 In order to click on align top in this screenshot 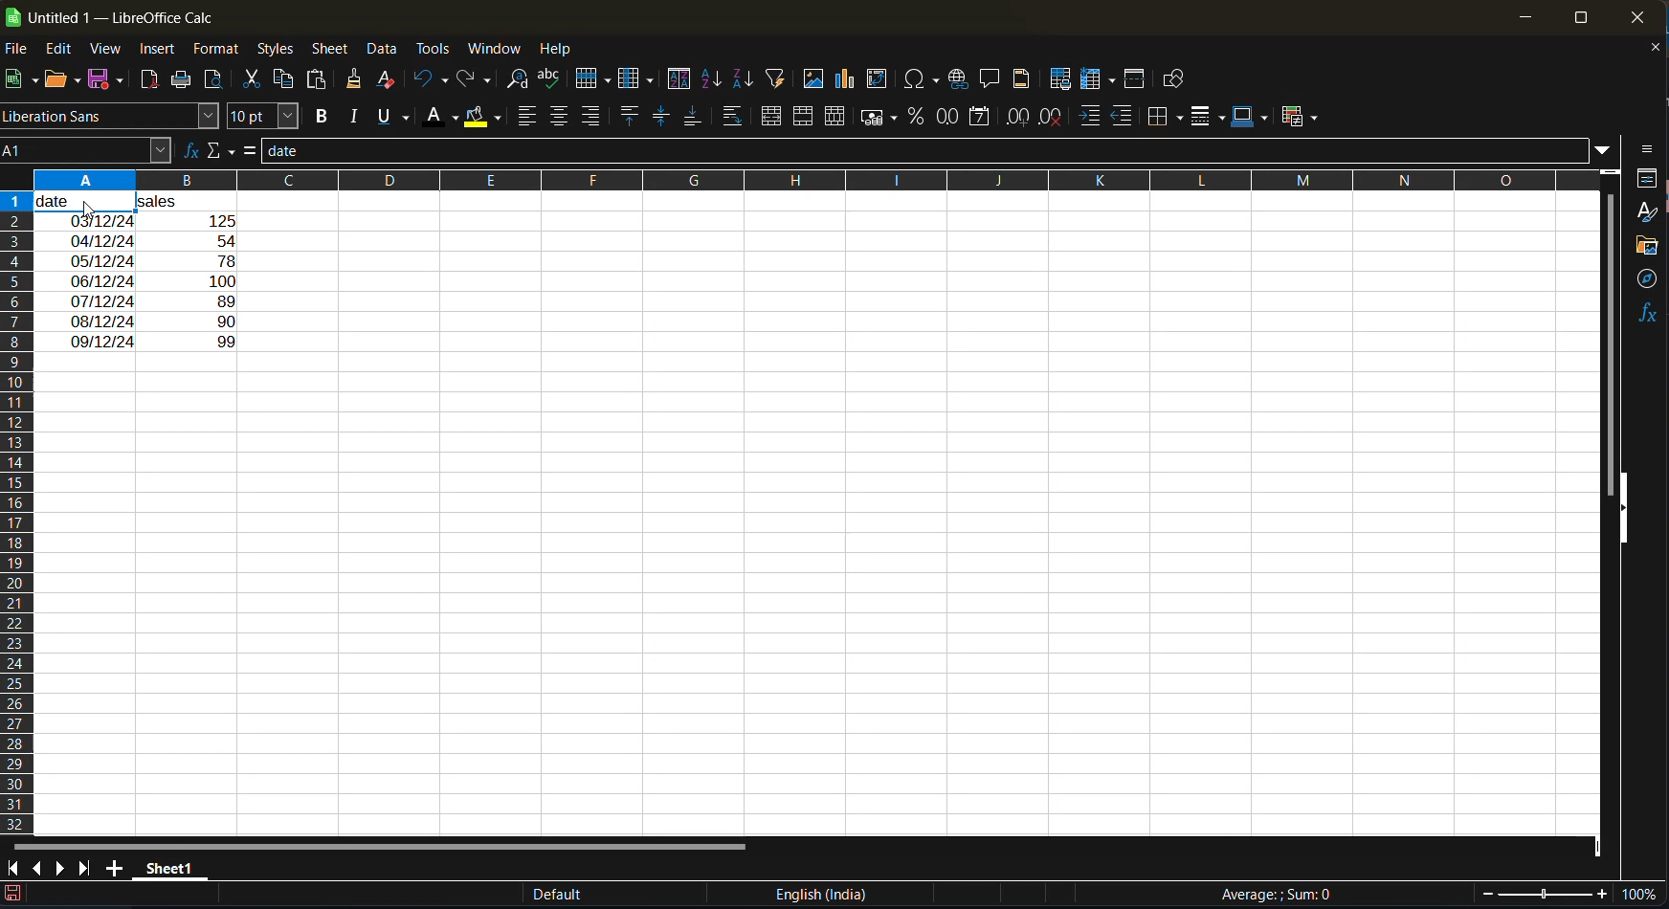, I will do `click(631, 117)`.